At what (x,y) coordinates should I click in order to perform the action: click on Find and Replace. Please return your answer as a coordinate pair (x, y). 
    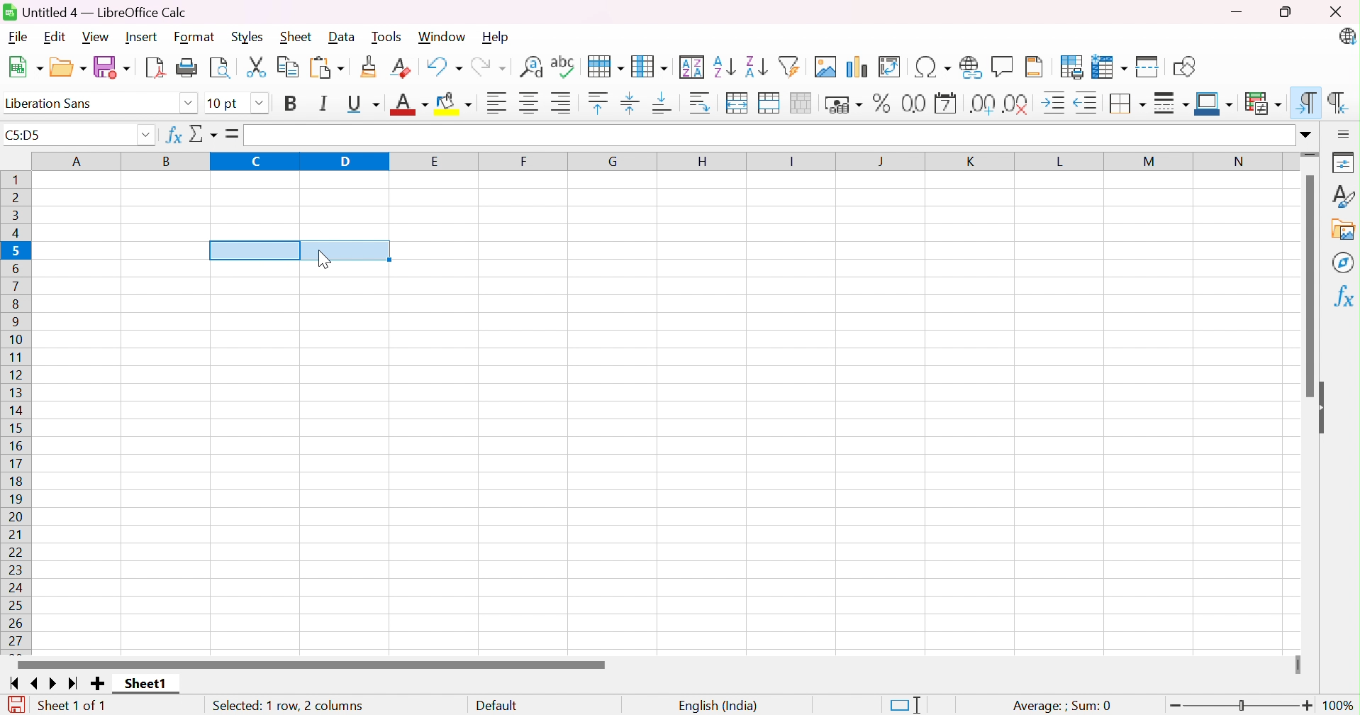
    Looking at the image, I should click on (532, 67).